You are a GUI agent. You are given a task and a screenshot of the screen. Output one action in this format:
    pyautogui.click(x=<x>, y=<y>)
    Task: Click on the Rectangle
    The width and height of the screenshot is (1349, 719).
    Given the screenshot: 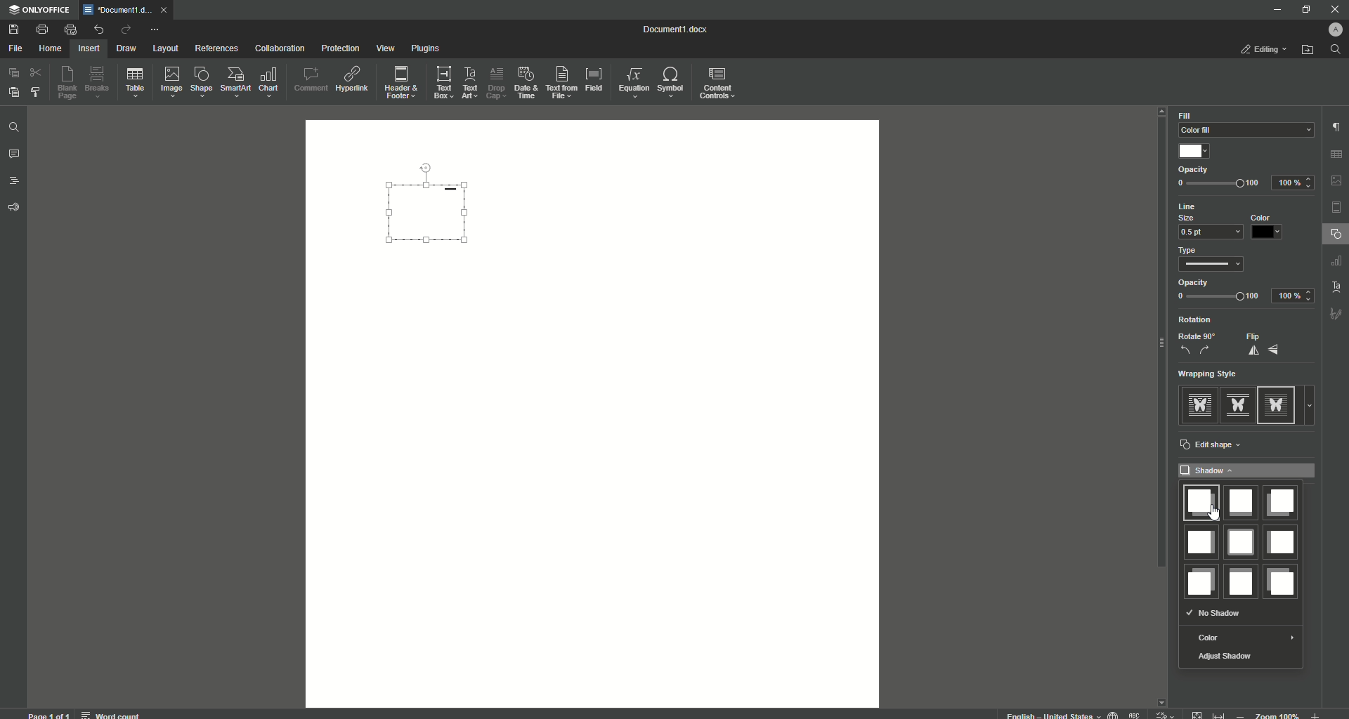 What is the action you would take?
    pyautogui.click(x=435, y=214)
    